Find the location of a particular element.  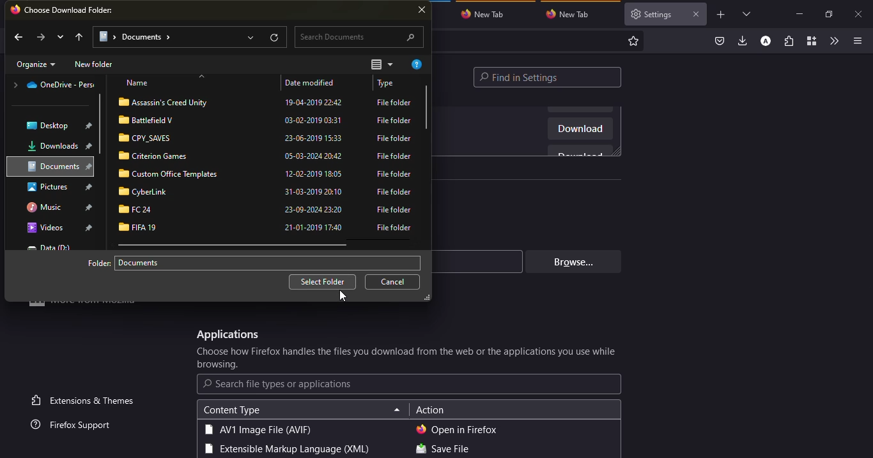

organize is located at coordinates (36, 65).